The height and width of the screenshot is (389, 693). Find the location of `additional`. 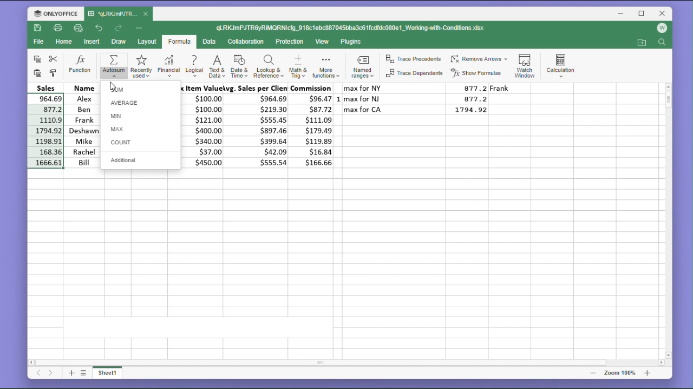

additional is located at coordinates (140, 160).